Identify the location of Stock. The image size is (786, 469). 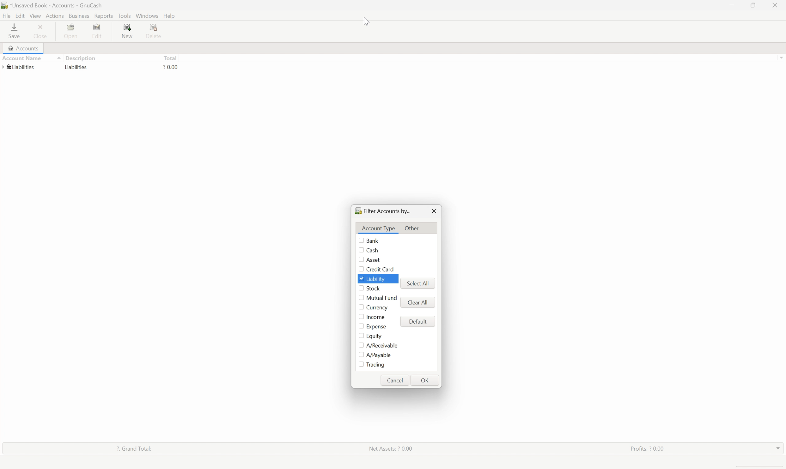
(375, 289).